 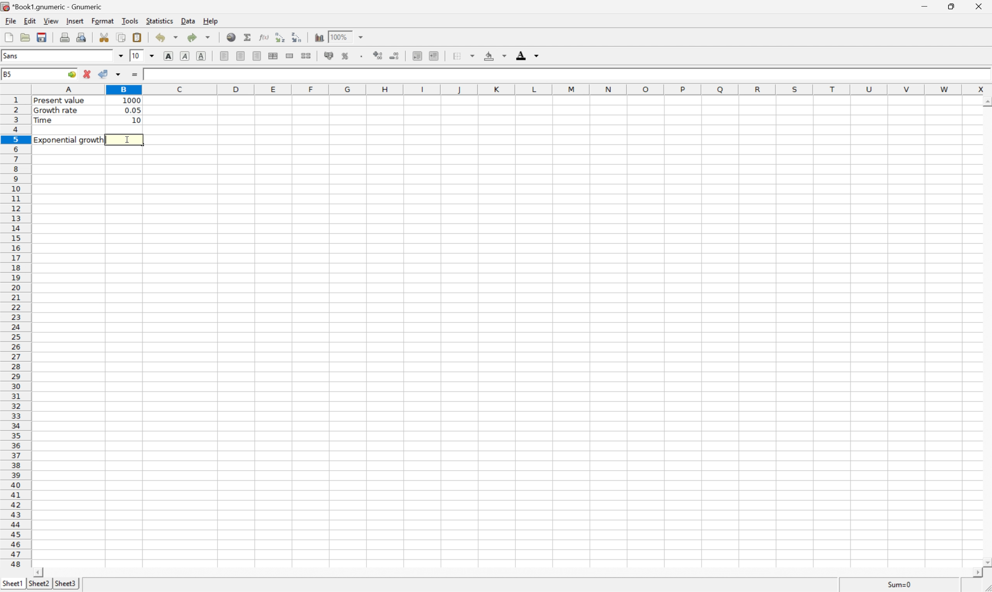 What do you see at coordinates (83, 37) in the screenshot?
I see `Print preview` at bounding box center [83, 37].